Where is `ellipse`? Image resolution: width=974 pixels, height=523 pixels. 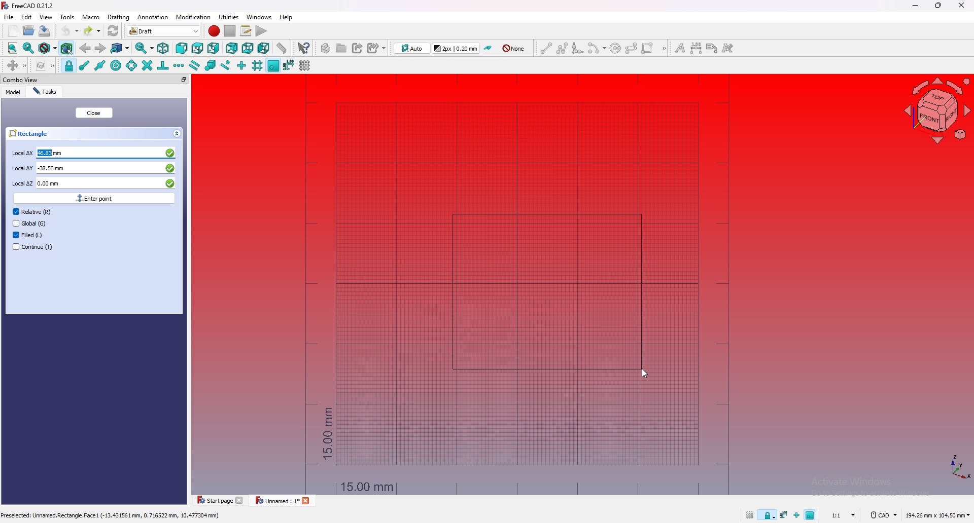 ellipse is located at coordinates (632, 48).